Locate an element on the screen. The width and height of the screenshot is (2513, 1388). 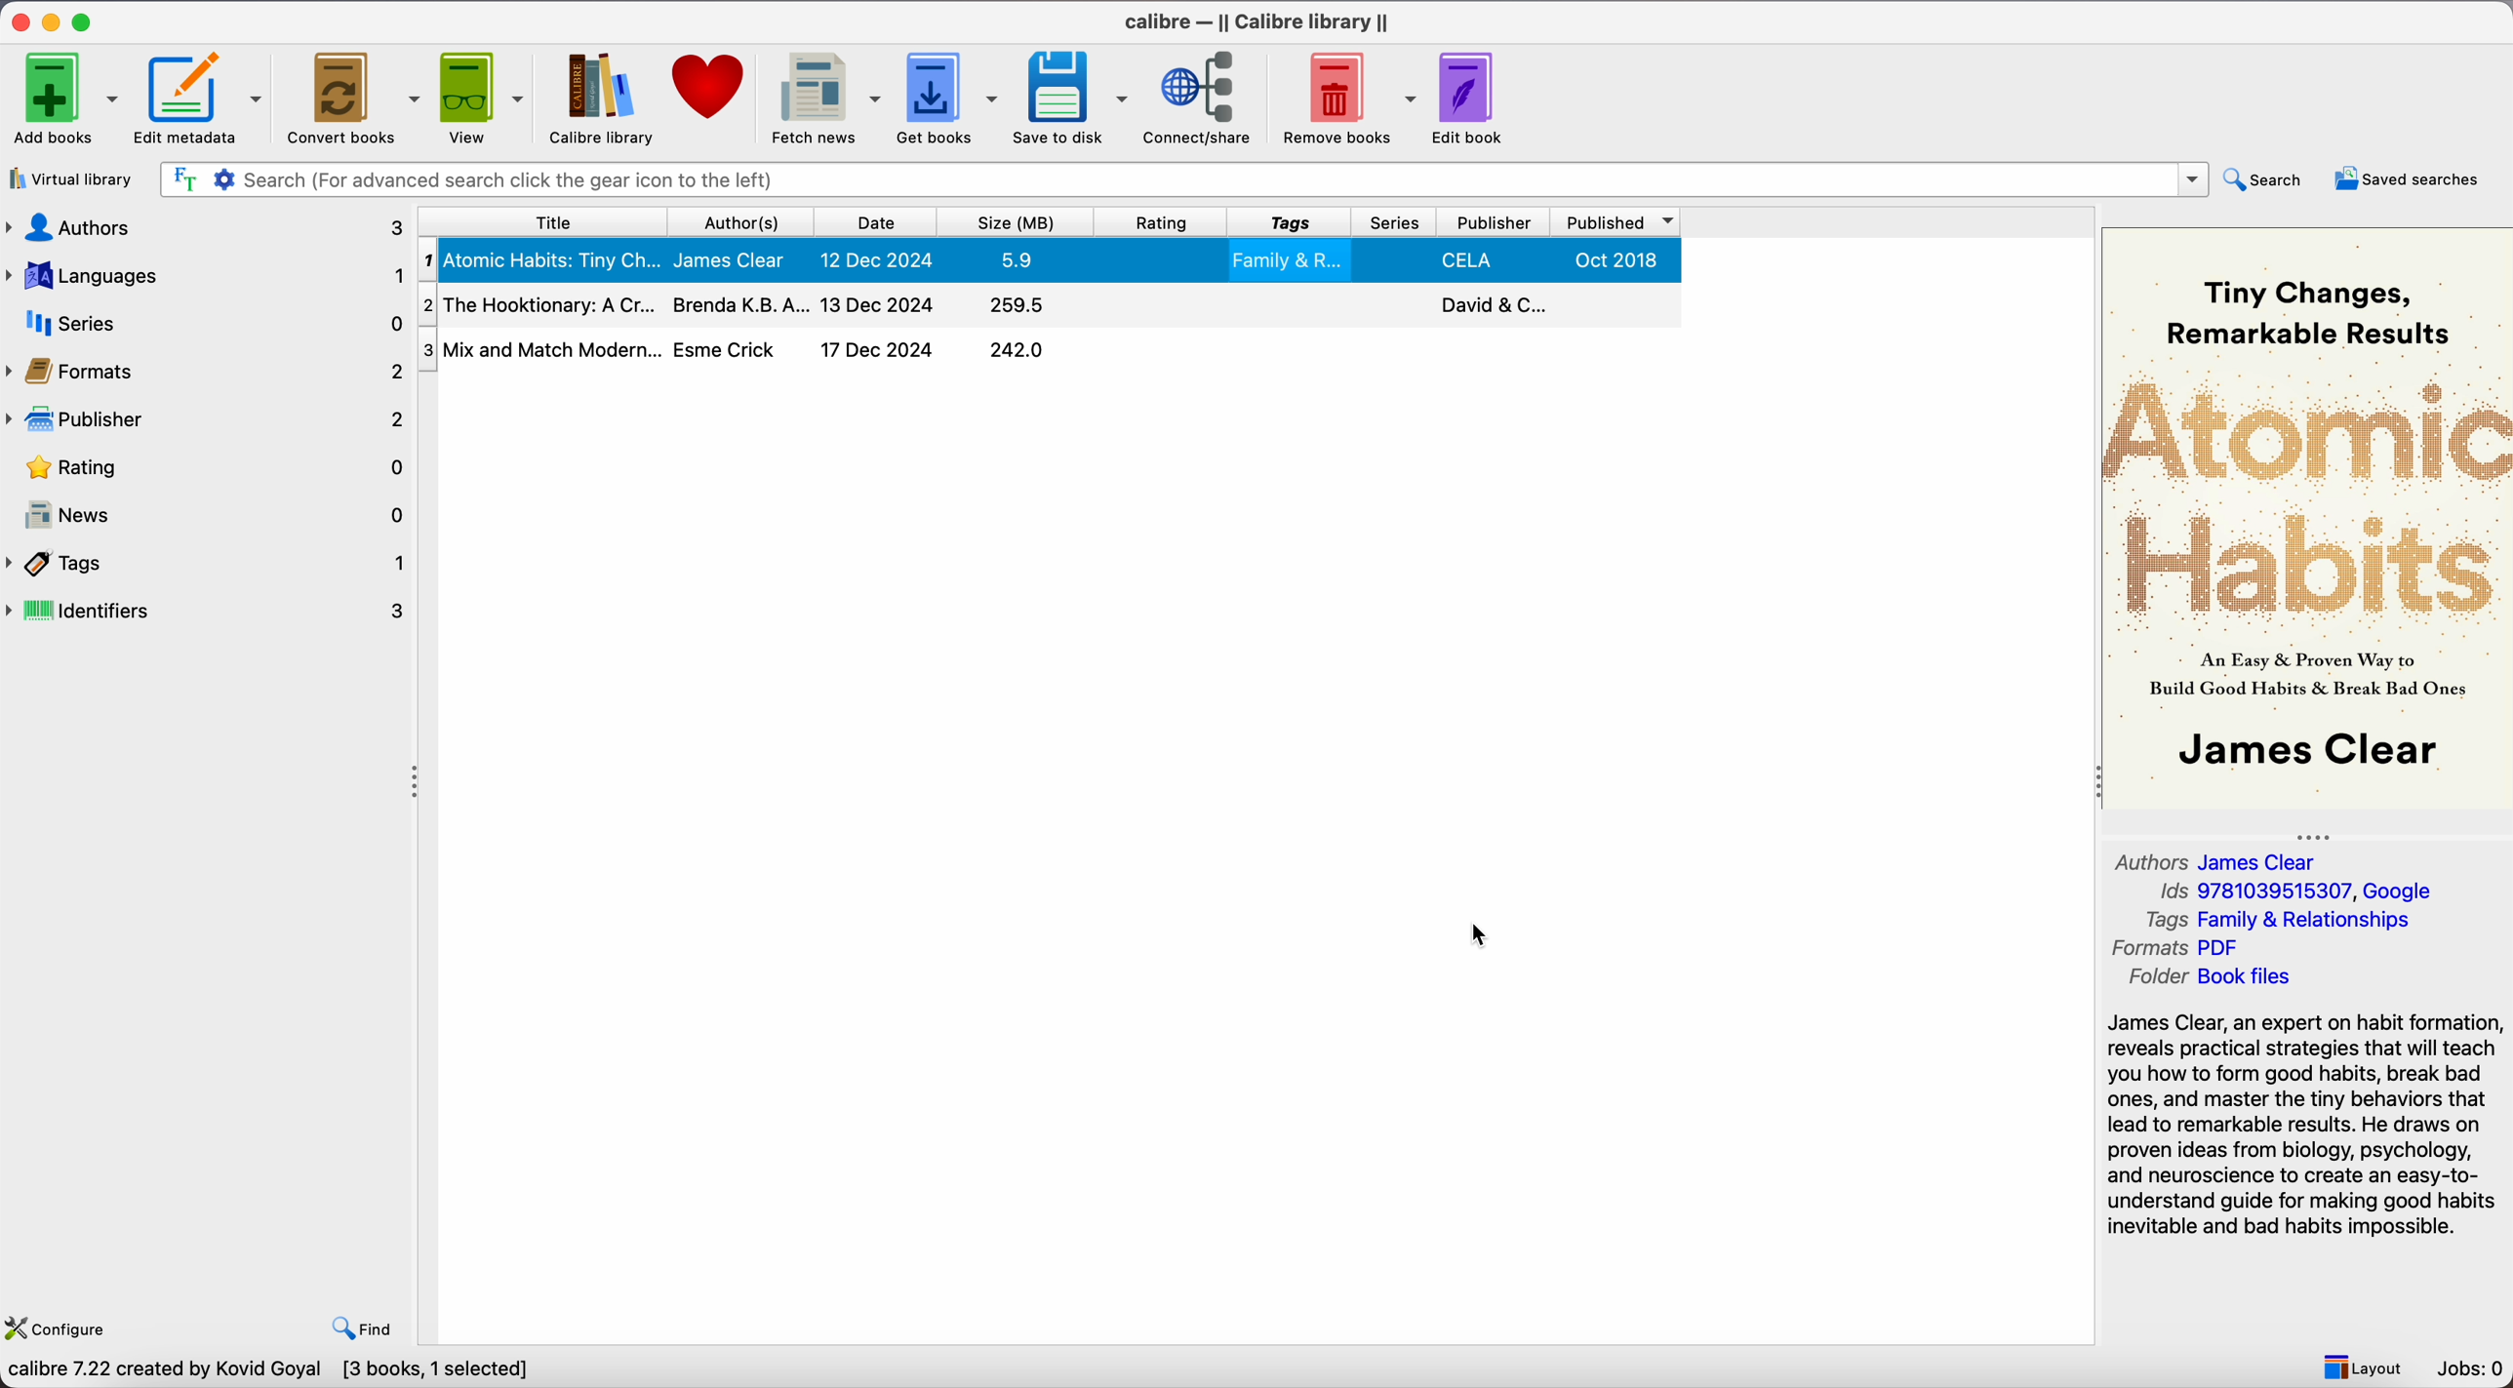
5.9 is located at coordinates (1020, 259).